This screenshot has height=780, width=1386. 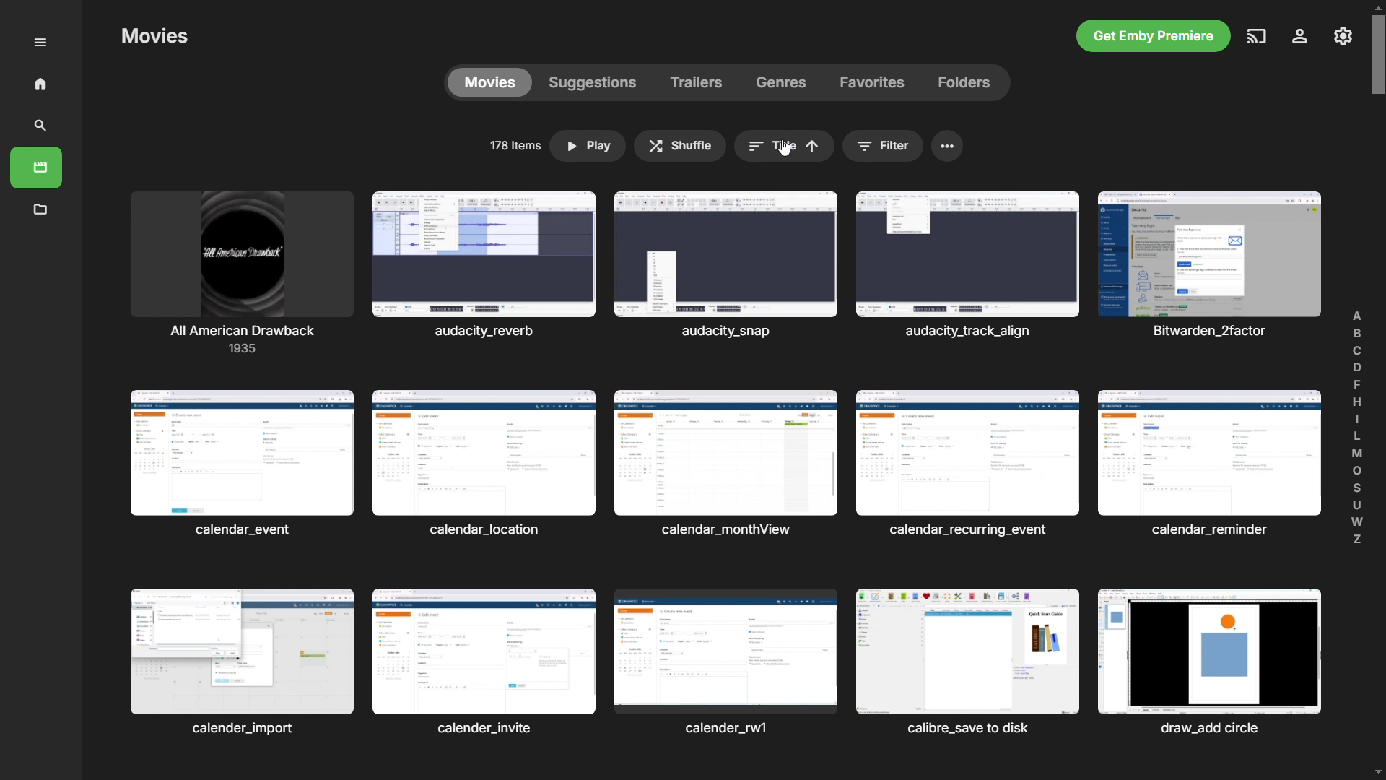 I want to click on play, so click(x=587, y=145).